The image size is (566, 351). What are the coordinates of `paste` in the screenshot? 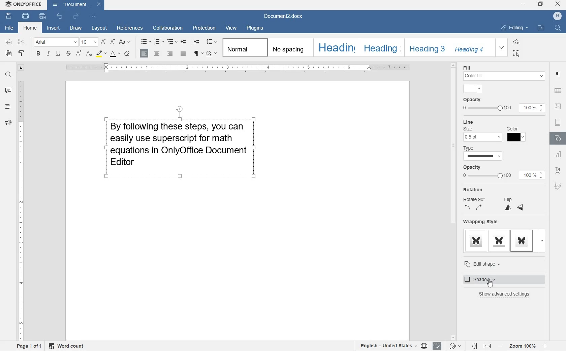 It's located at (9, 54).